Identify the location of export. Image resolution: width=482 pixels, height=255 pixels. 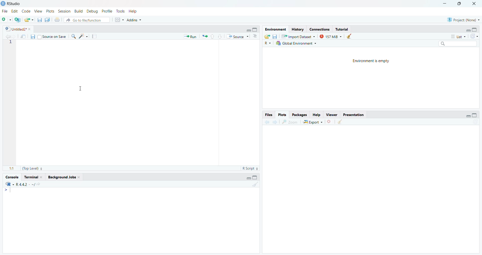
(312, 122).